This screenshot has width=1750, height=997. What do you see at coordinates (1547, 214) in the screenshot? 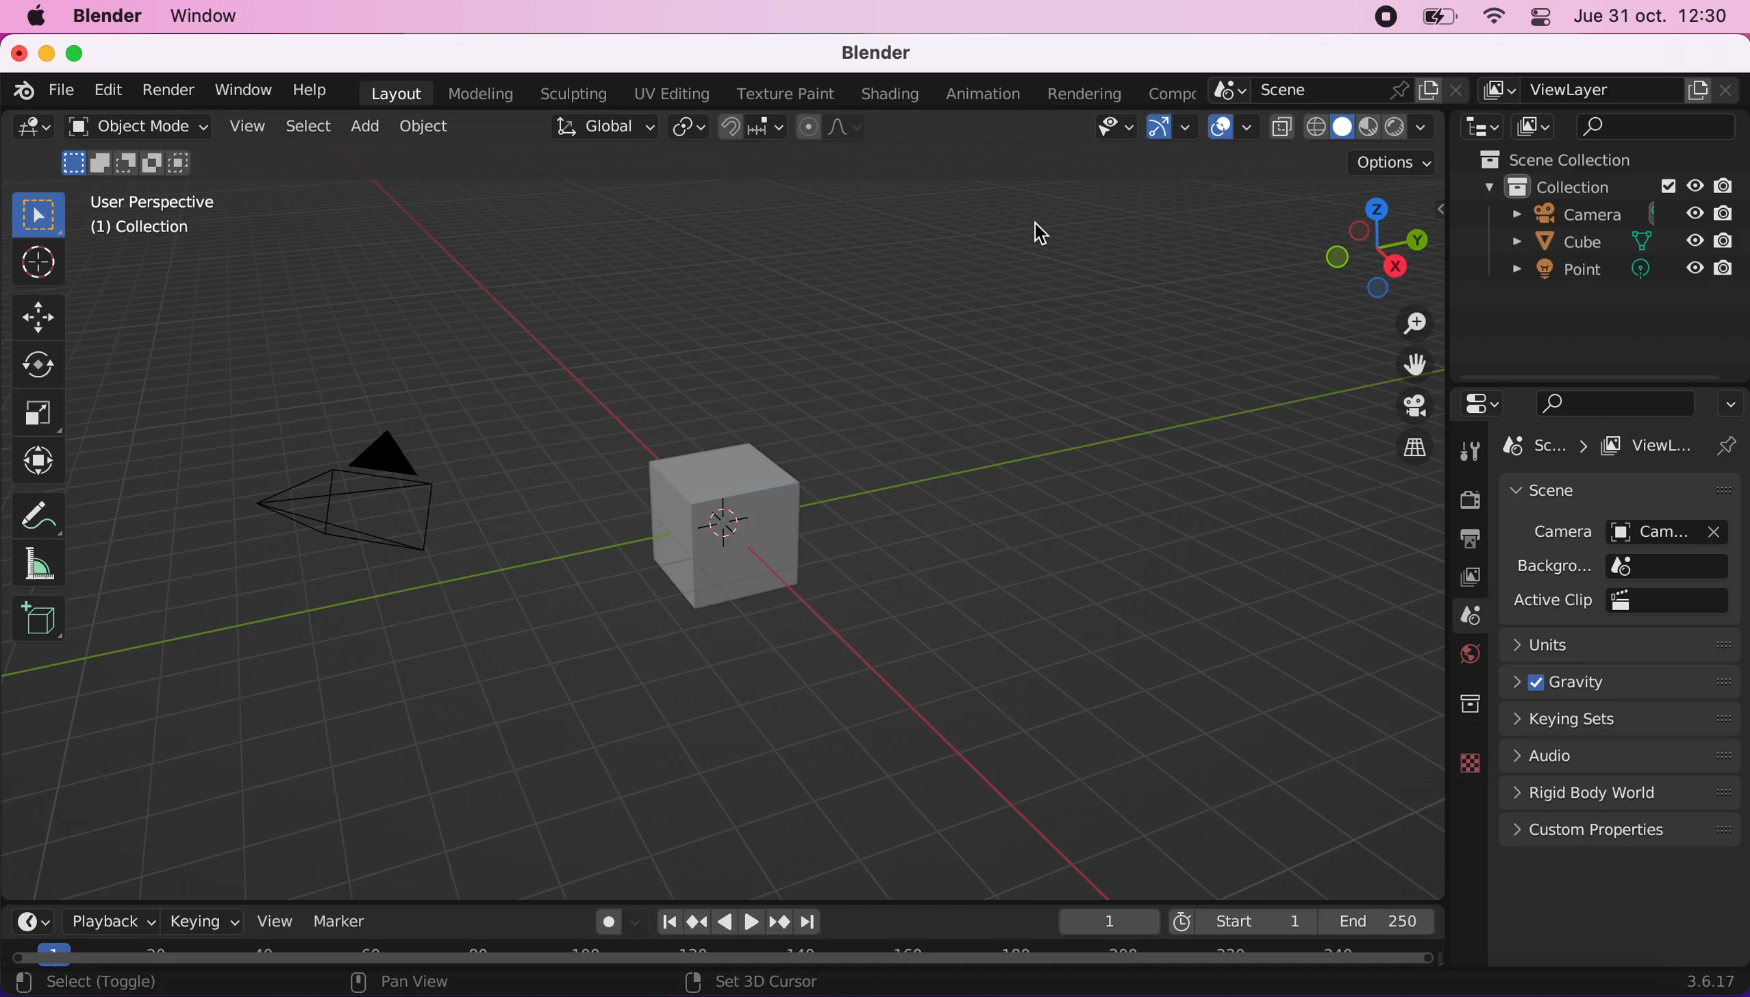
I see `camera` at bounding box center [1547, 214].